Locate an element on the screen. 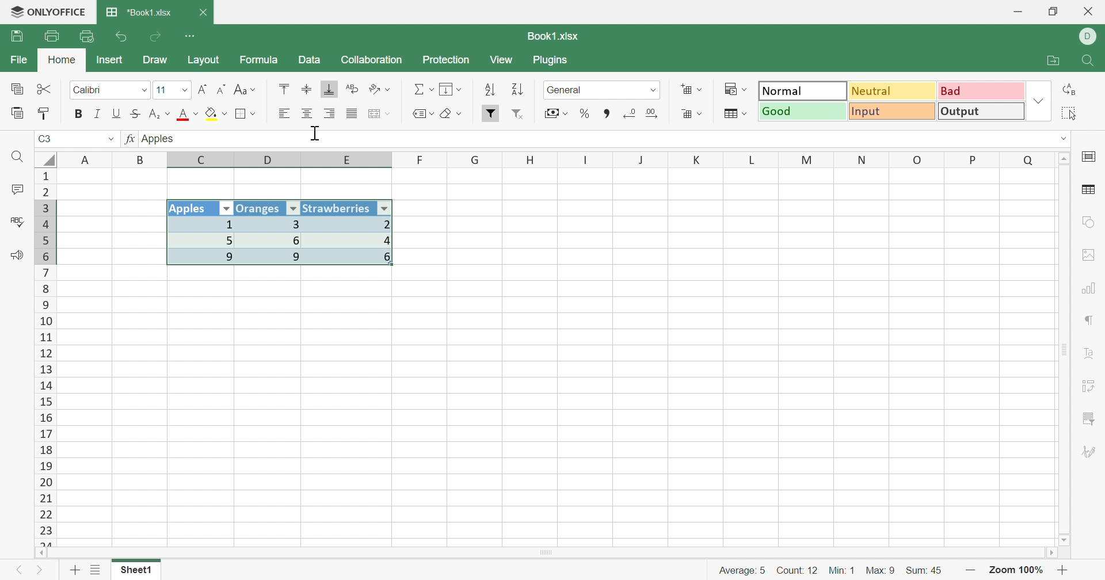 Image resolution: width=1105 pixels, height=580 pixels. Lyout is located at coordinates (203, 61).